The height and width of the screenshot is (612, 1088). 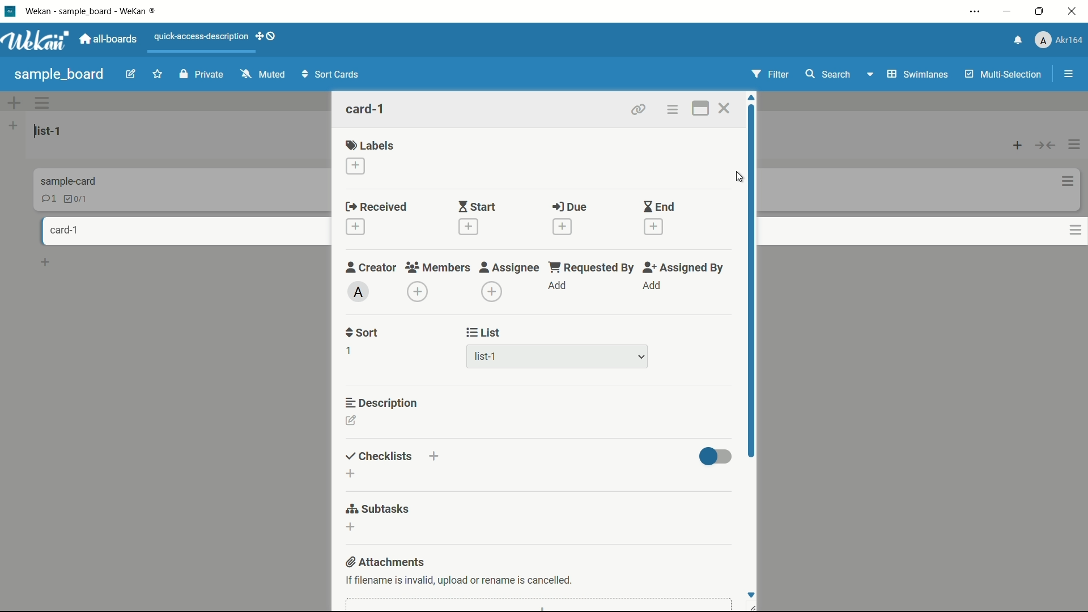 What do you see at coordinates (351, 481) in the screenshot?
I see `add checklist` at bounding box center [351, 481].